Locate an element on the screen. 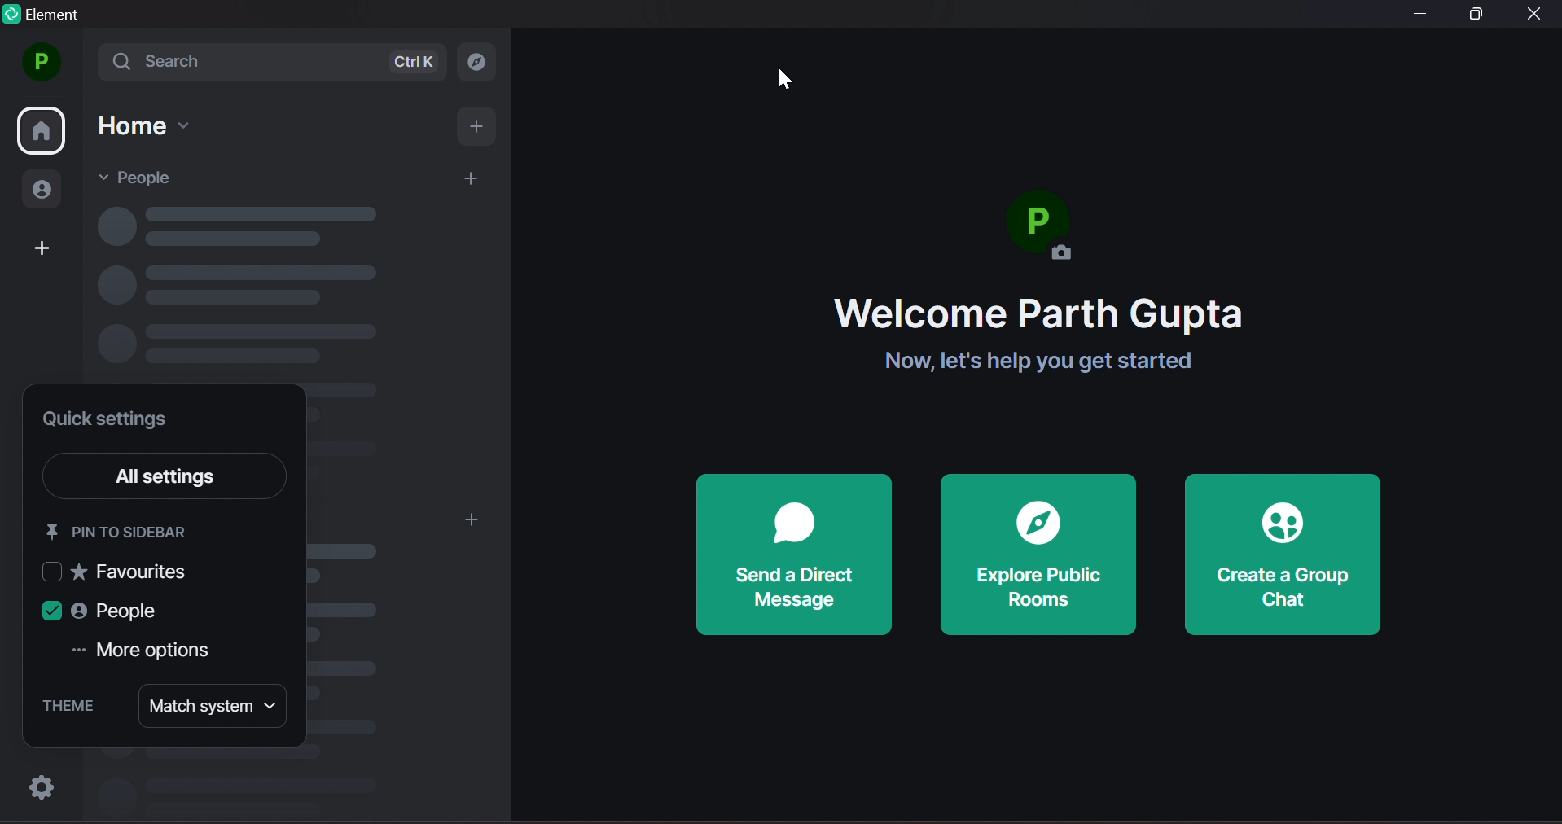 The width and height of the screenshot is (1562, 824). cursor is located at coordinates (787, 79).